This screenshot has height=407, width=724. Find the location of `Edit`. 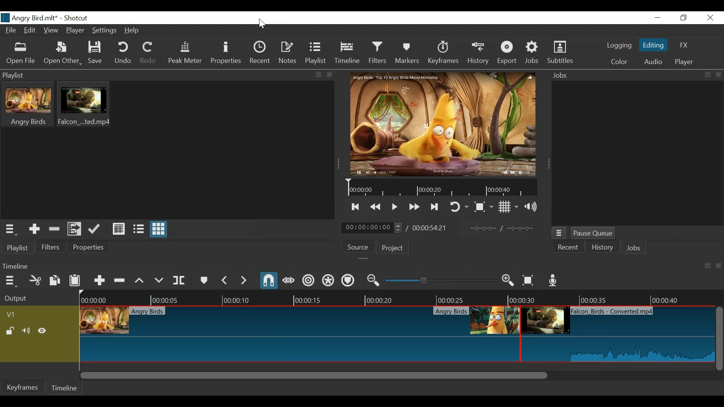

Edit is located at coordinates (31, 31).